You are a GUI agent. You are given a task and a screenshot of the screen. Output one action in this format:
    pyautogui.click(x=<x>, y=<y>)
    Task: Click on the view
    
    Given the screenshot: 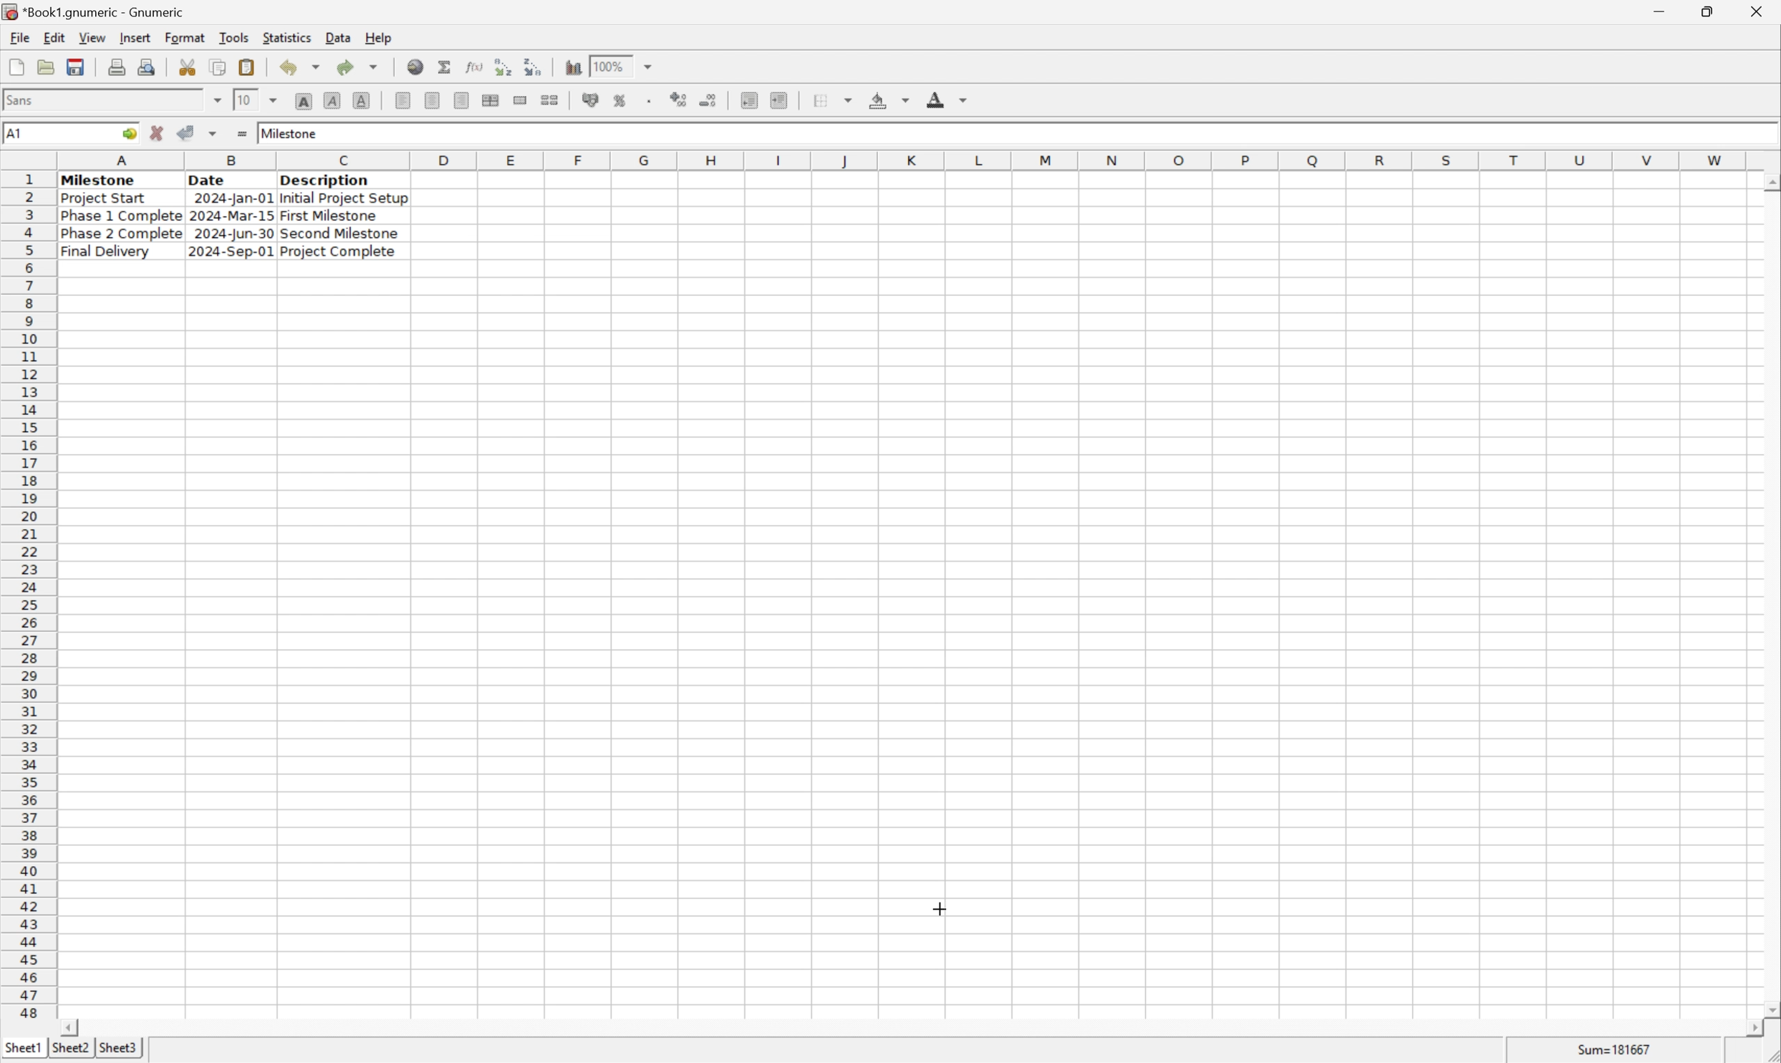 What is the action you would take?
    pyautogui.click(x=91, y=38)
    